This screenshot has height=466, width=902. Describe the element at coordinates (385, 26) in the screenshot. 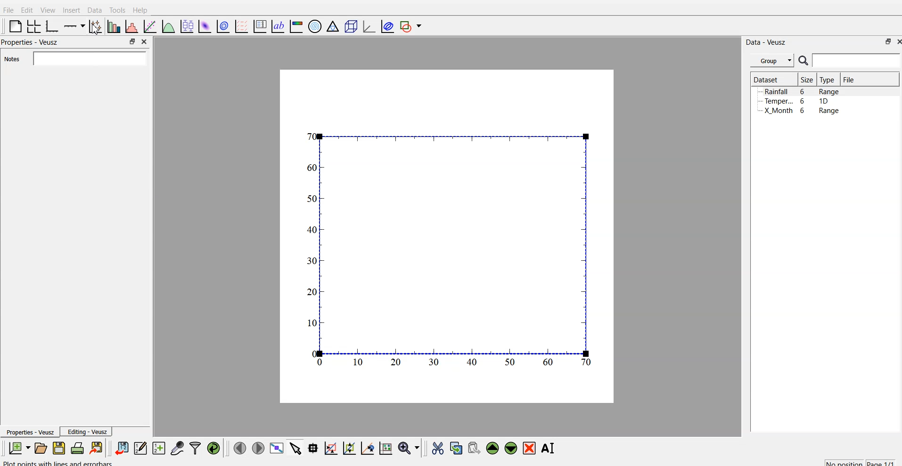

I see `plot covariance ellipses` at that location.